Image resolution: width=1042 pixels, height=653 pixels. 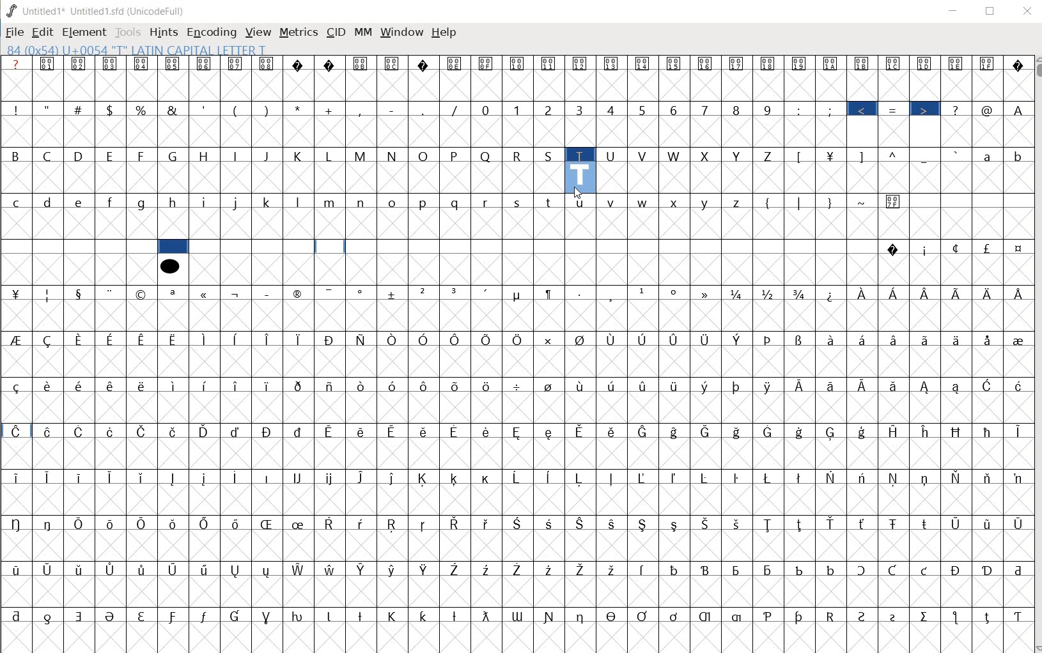 I want to click on Symbol, so click(x=361, y=293).